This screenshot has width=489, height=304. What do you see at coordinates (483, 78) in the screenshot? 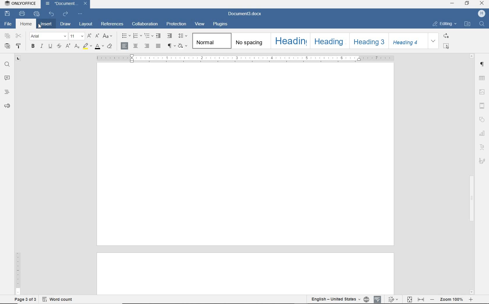
I see `TABLE` at bounding box center [483, 78].